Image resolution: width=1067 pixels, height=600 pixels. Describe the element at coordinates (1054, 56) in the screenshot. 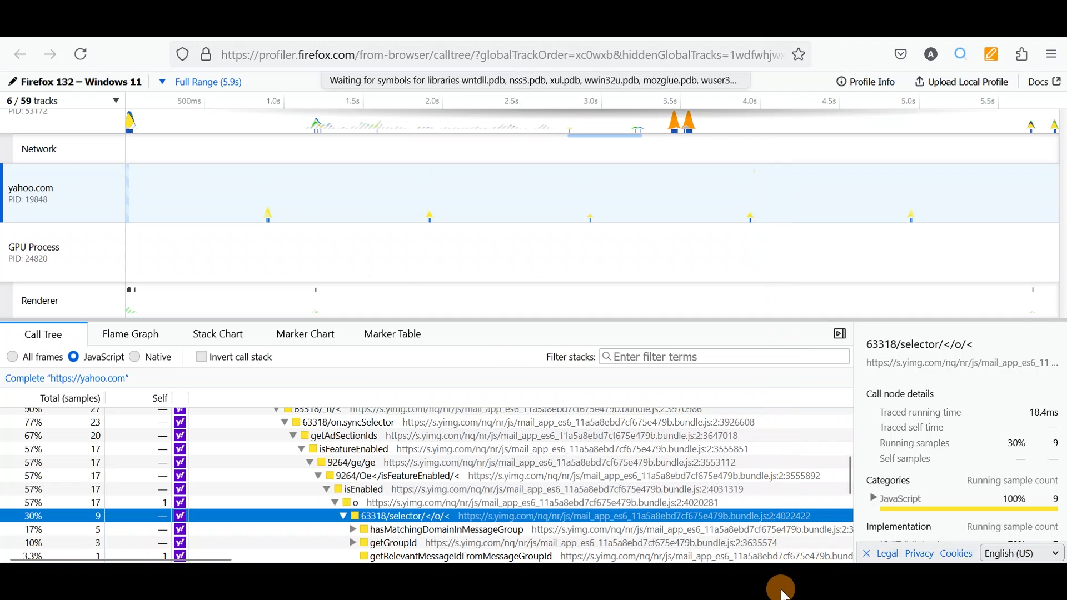

I see `Open application menu` at that location.